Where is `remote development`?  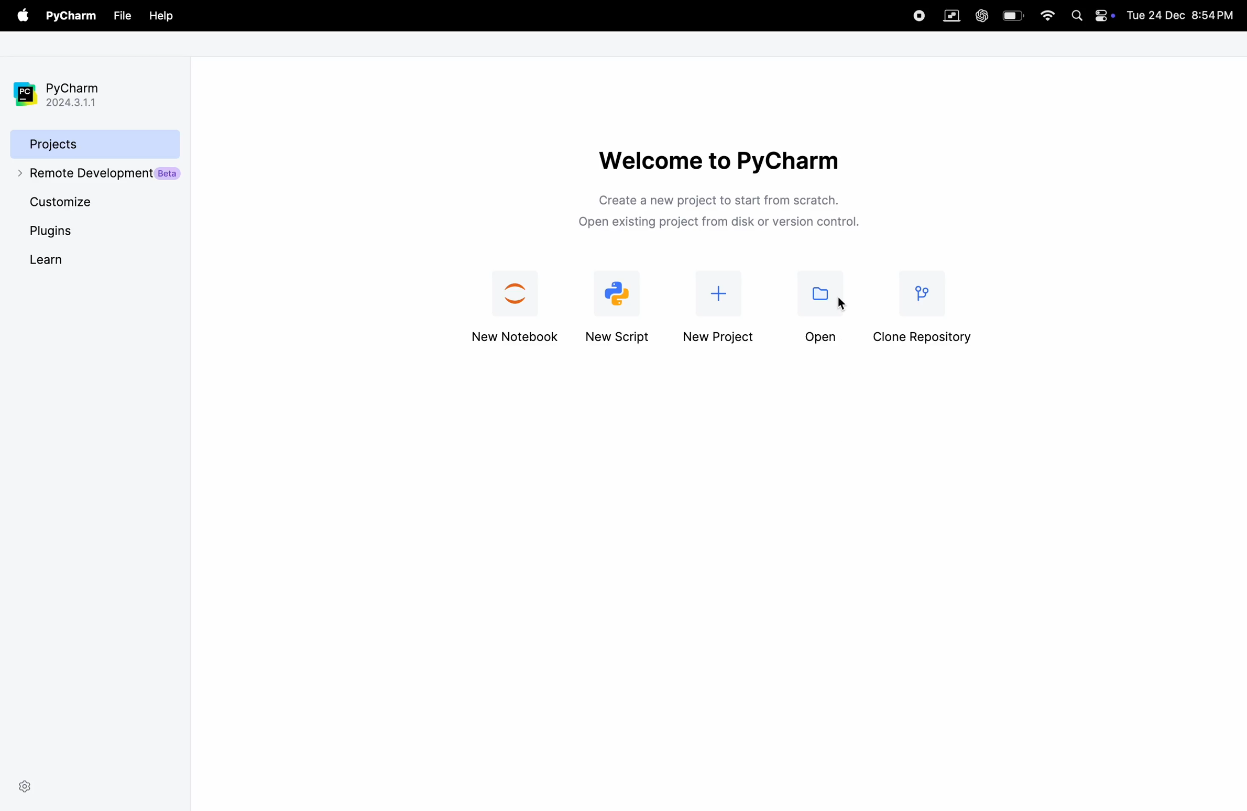
remote development is located at coordinates (95, 173).